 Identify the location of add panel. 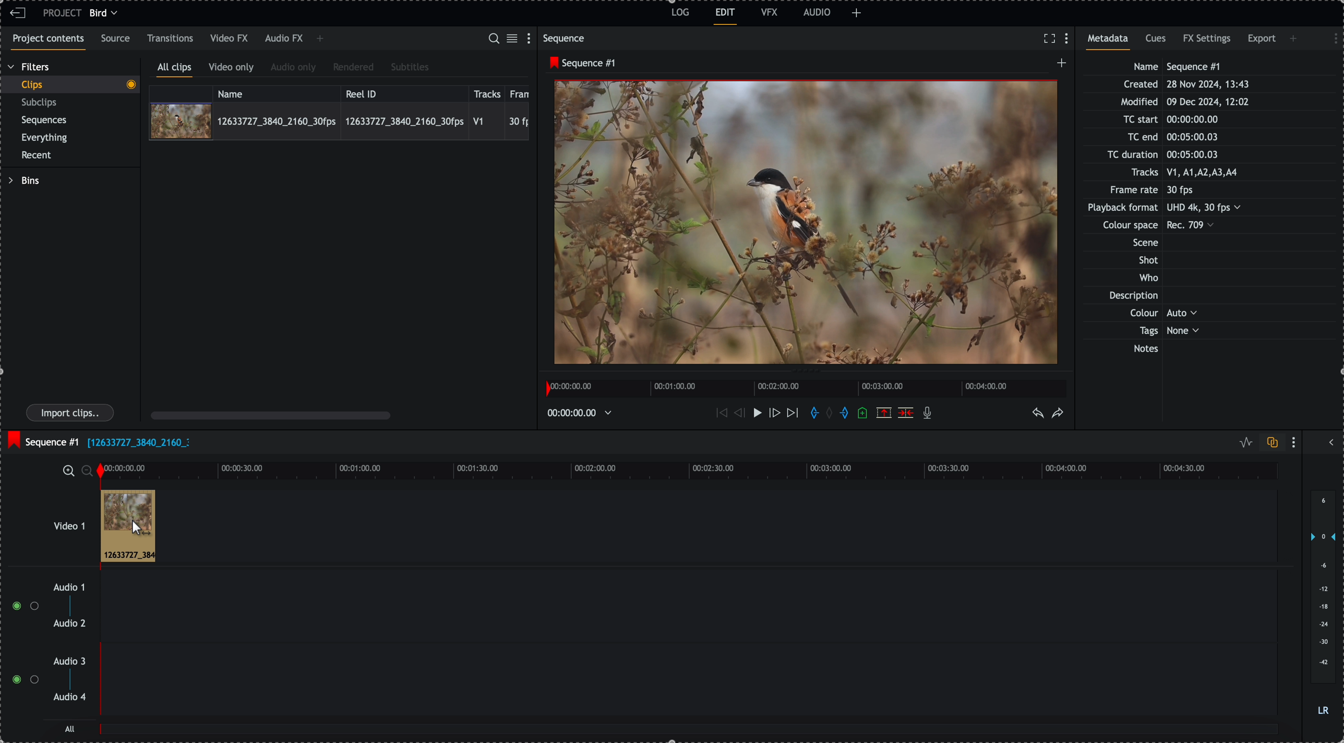
(1295, 39).